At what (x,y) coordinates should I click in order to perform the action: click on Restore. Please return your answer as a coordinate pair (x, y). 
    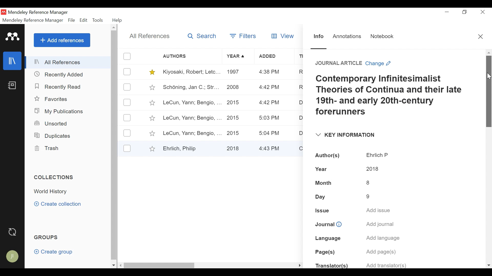
    Looking at the image, I should click on (465, 12).